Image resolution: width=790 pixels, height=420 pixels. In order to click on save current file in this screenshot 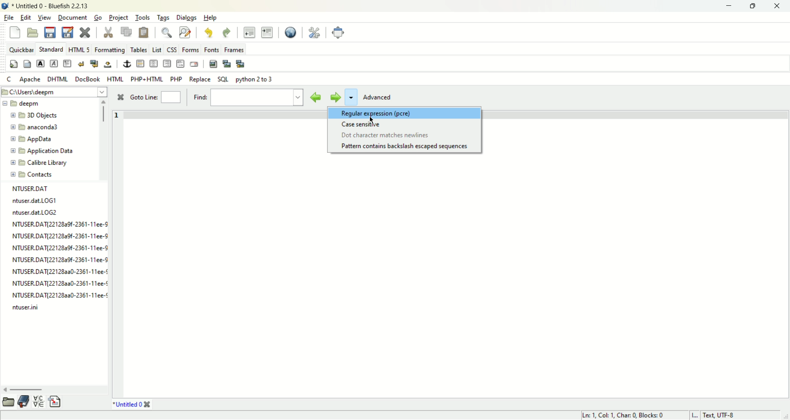, I will do `click(50, 32)`.